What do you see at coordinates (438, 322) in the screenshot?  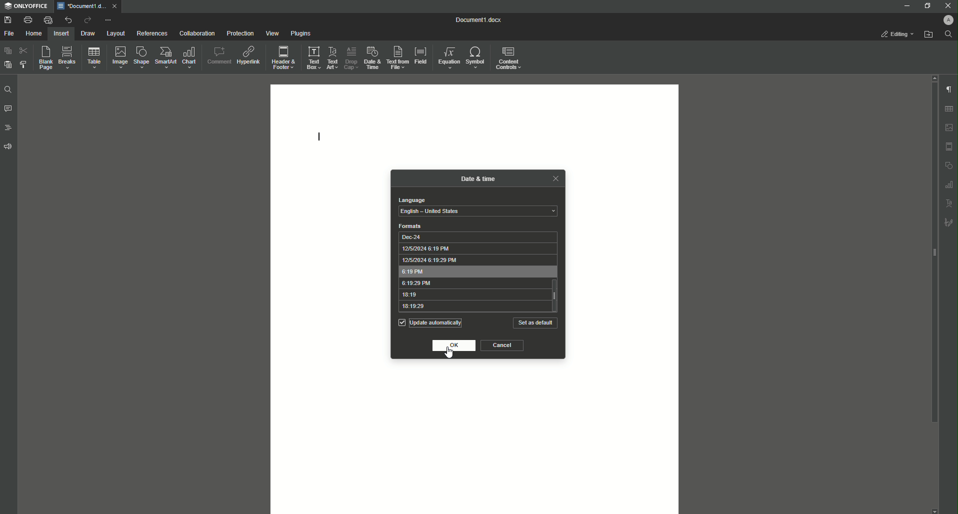 I see `Update automatically` at bounding box center [438, 322].